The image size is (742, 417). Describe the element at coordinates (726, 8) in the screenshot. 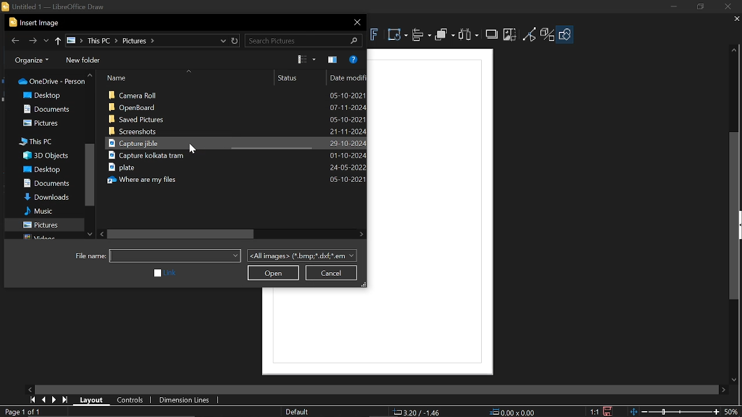

I see `Close` at that location.